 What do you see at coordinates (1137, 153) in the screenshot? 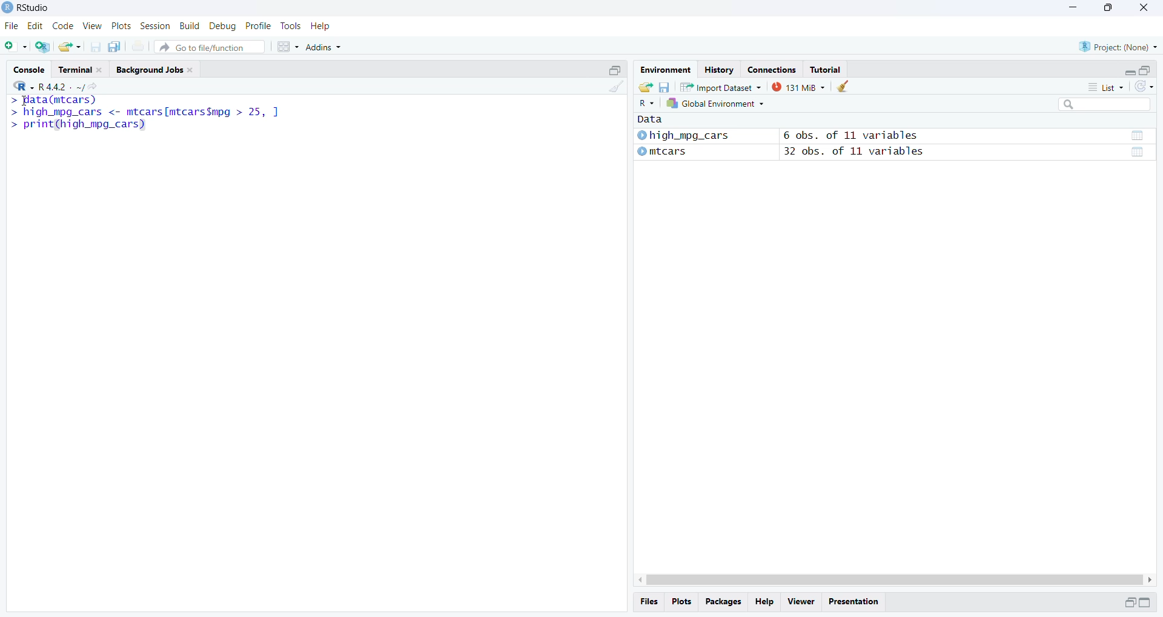
I see `data` at bounding box center [1137, 153].